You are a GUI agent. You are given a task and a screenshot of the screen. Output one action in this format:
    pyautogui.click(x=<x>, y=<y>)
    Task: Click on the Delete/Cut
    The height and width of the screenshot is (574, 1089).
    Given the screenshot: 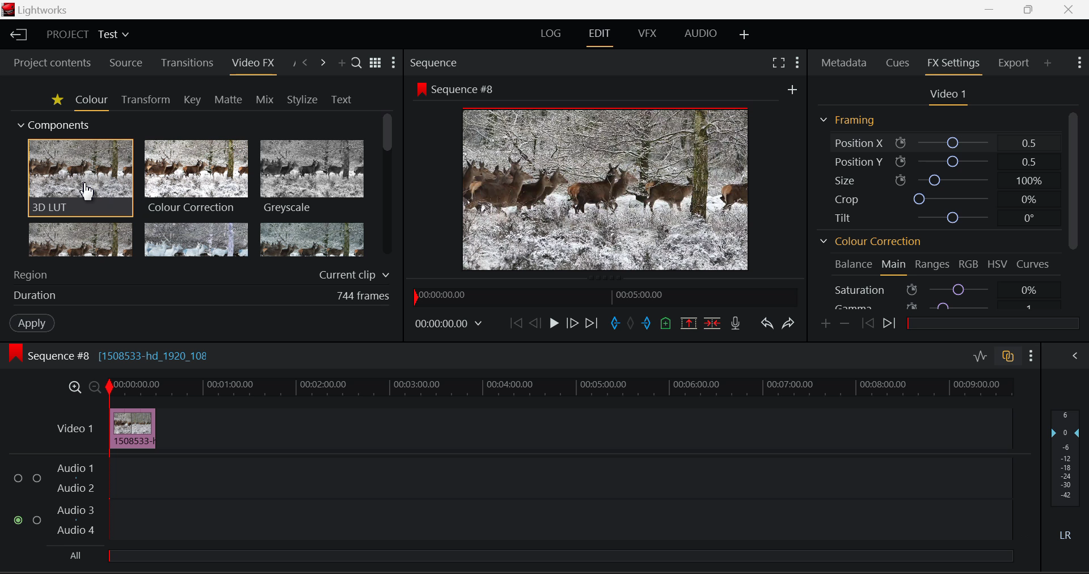 What is the action you would take?
    pyautogui.click(x=714, y=323)
    